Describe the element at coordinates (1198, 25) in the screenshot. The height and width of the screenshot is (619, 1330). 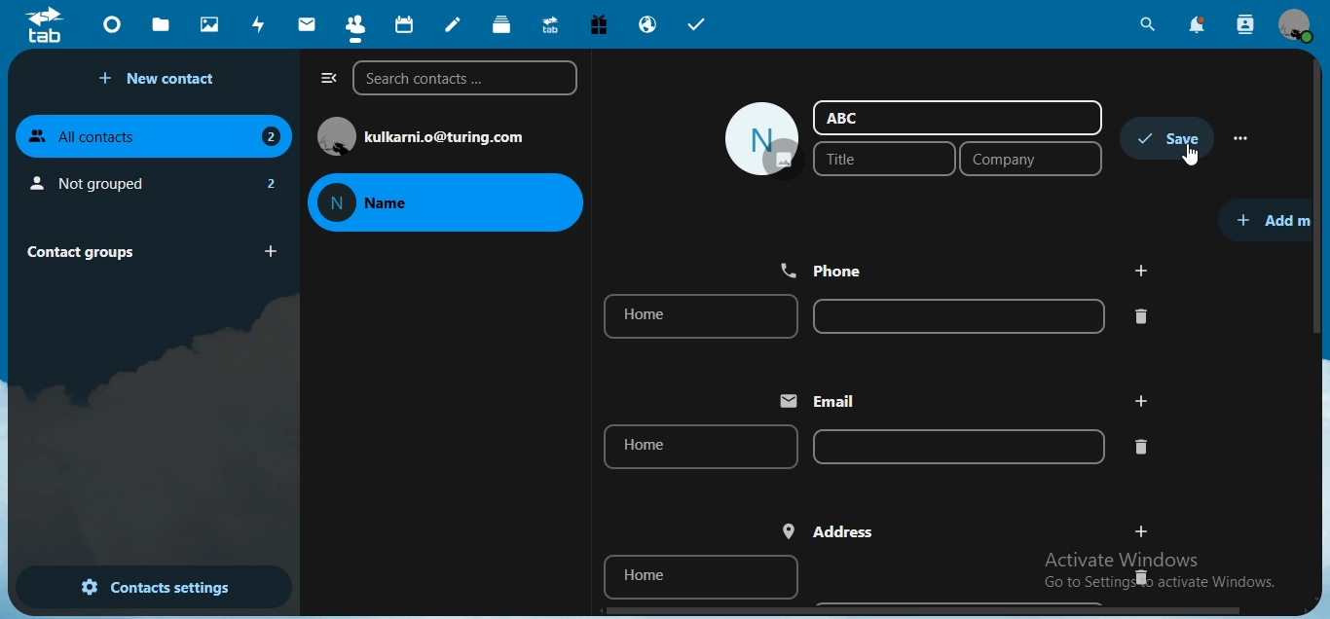
I see `notifications` at that location.